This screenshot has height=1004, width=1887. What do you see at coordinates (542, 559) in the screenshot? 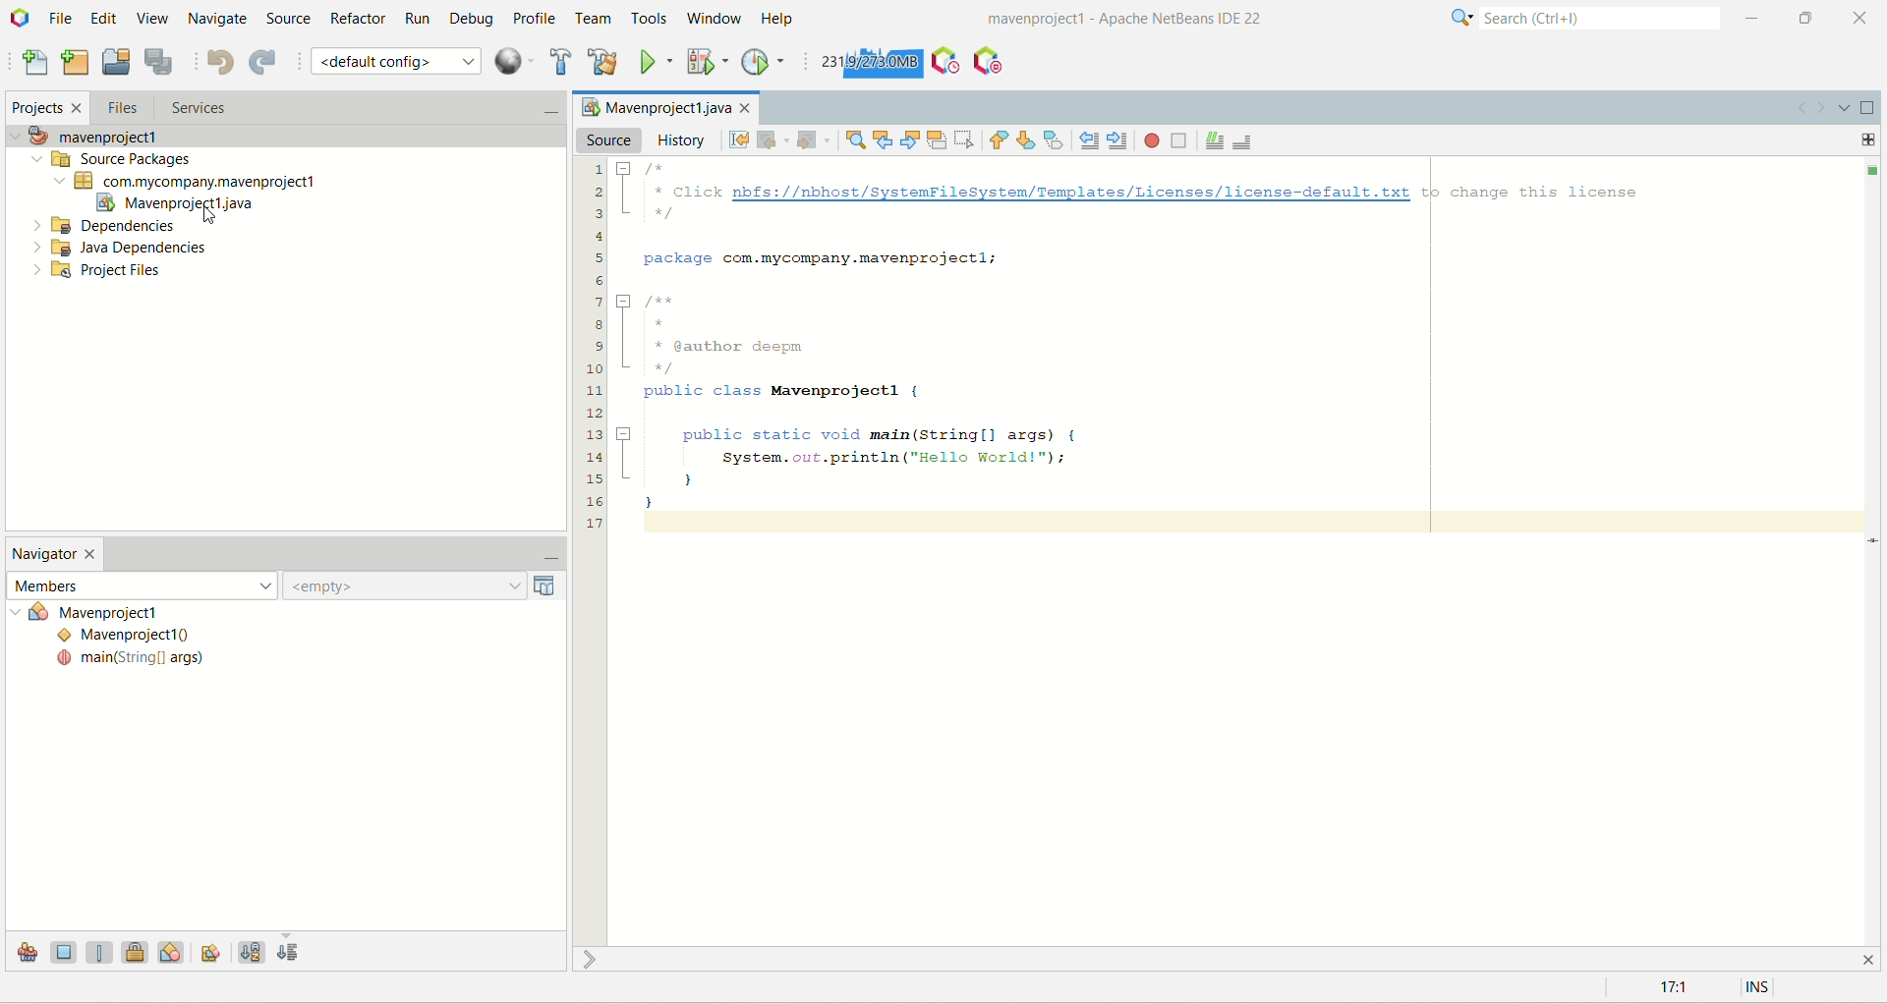
I see `minimize` at bounding box center [542, 559].